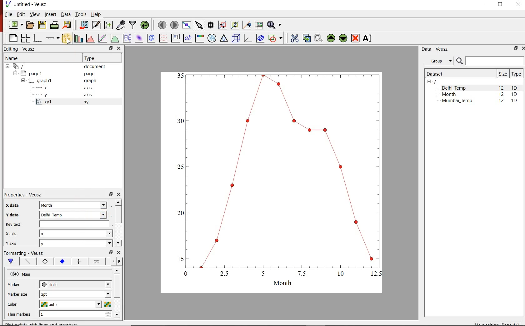 The width and height of the screenshot is (525, 326). Describe the element at coordinates (211, 25) in the screenshot. I see `read data points on the graph` at that location.